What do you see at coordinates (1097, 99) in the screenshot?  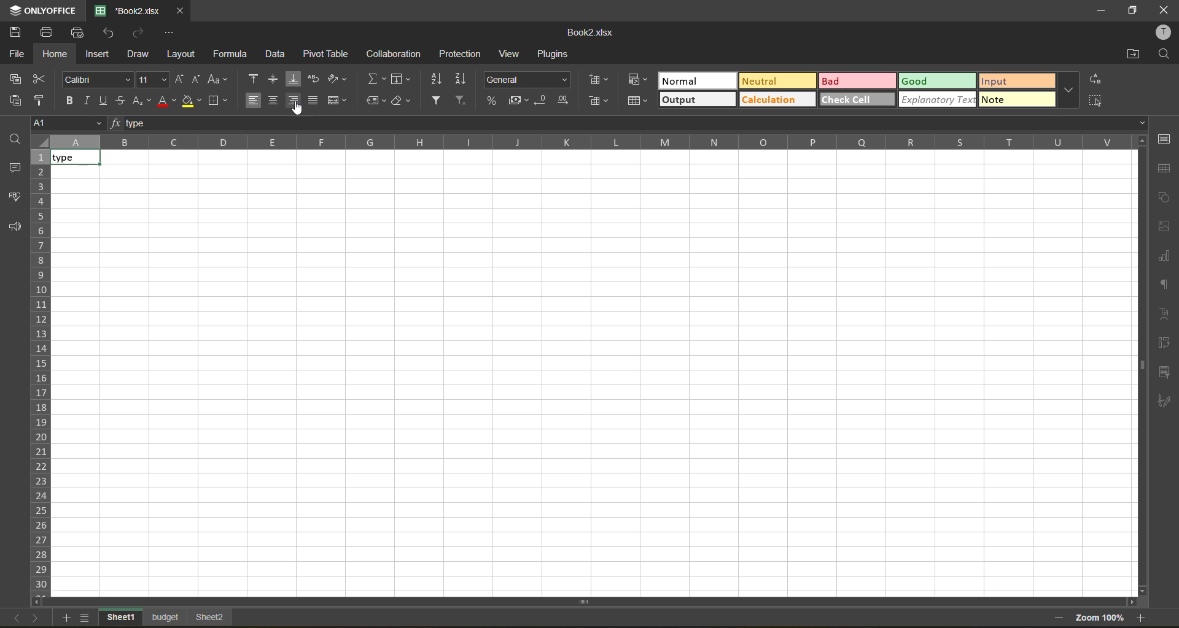 I see `select all` at bounding box center [1097, 99].